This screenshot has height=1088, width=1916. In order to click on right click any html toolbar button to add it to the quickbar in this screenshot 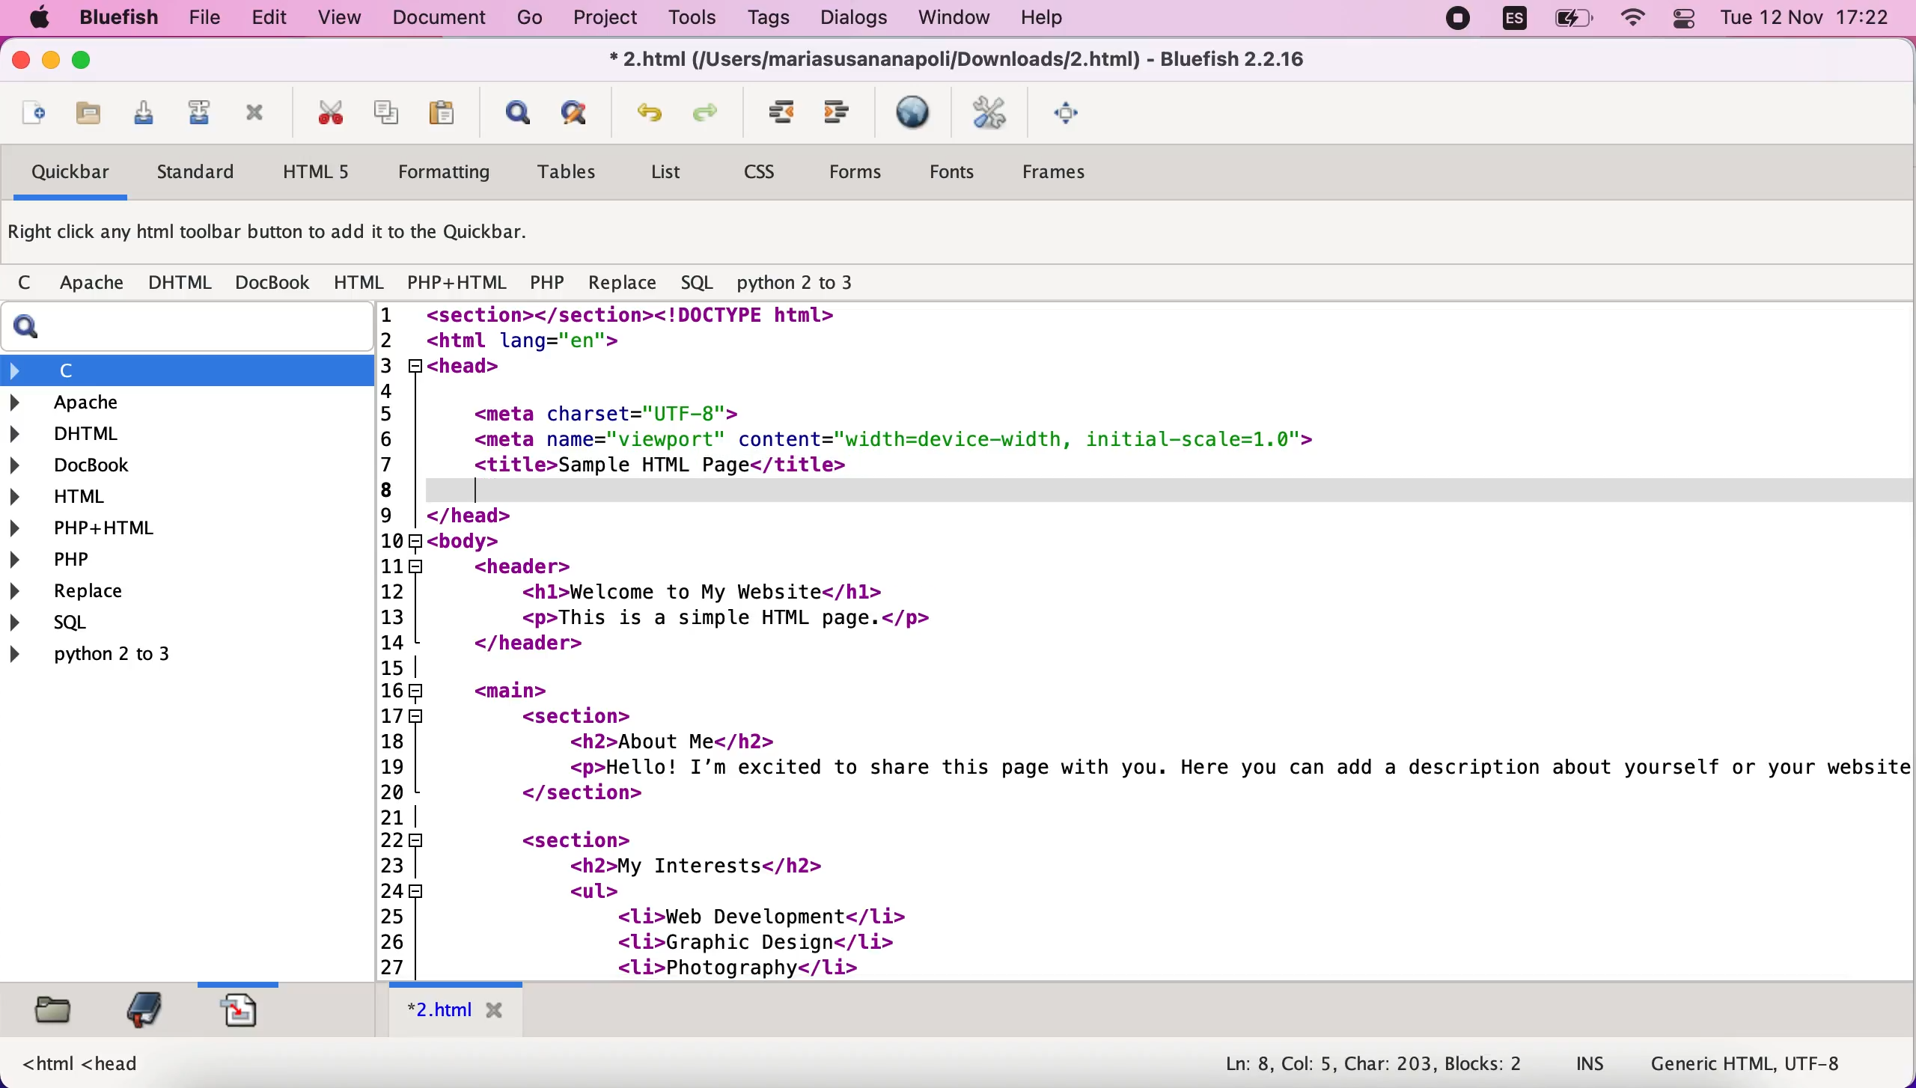, I will do `click(277, 233)`.